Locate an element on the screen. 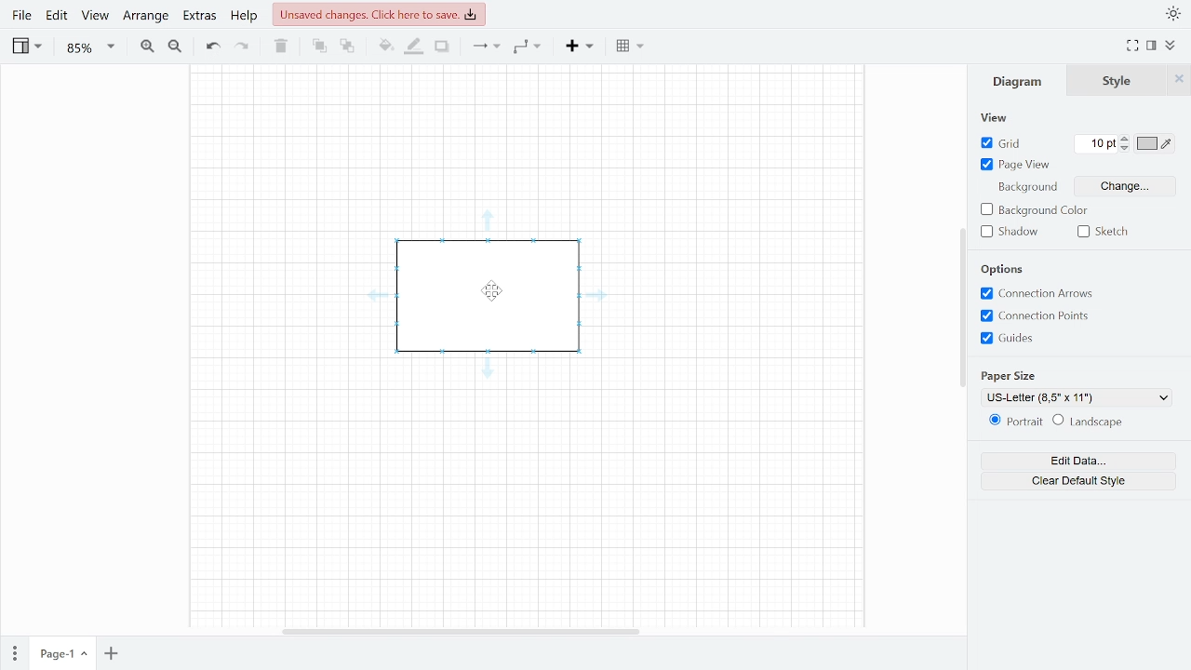 This screenshot has height=670, width=1191. File is located at coordinates (22, 18).